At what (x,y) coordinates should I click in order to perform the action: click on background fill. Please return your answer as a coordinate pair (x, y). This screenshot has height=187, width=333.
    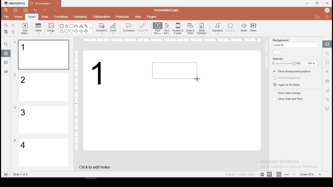
    Looking at the image, I should click on (296, 43).